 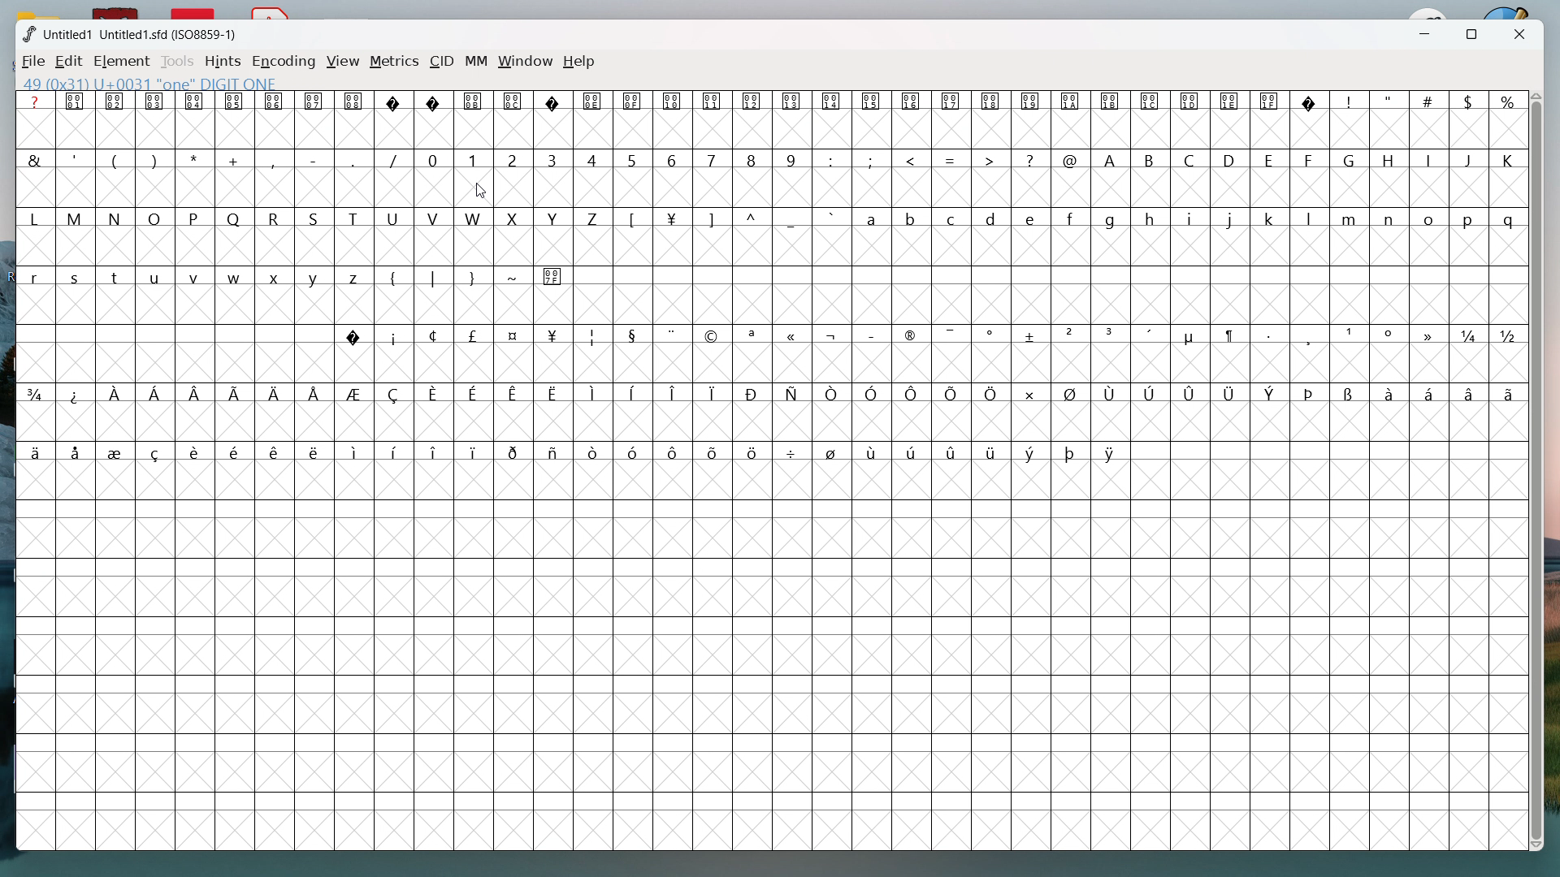 What do you see at coordinates (395, 218) in the screenshot?
I see `U` at bounding box center [395, 218].